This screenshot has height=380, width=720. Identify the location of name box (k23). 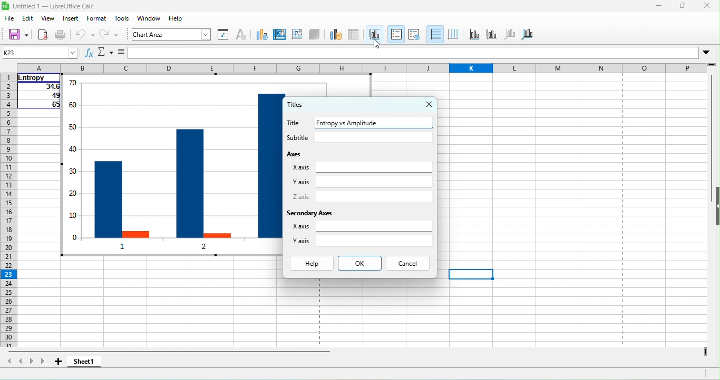
(39, 52).